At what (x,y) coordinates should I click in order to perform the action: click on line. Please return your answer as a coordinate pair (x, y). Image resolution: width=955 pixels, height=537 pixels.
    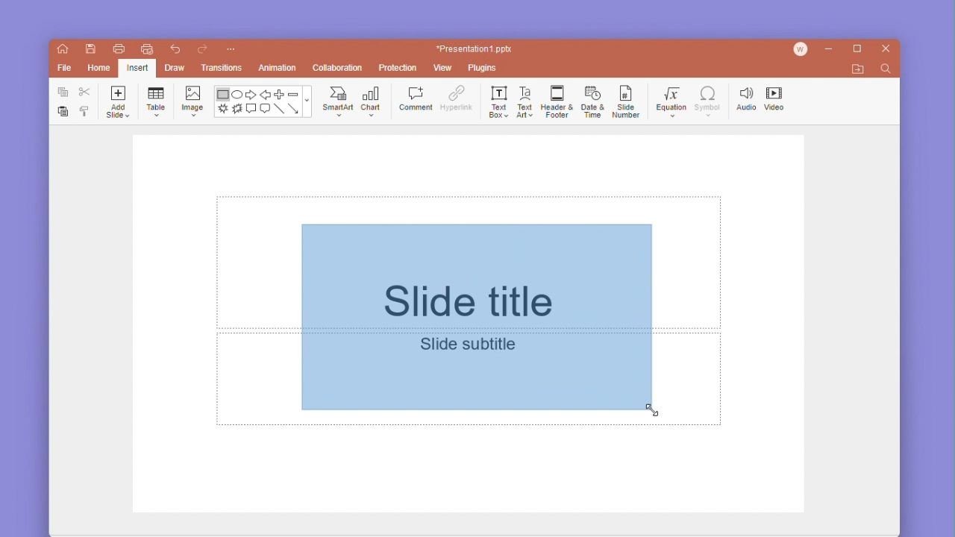
    Looking at the image, I should click on (279, 110).